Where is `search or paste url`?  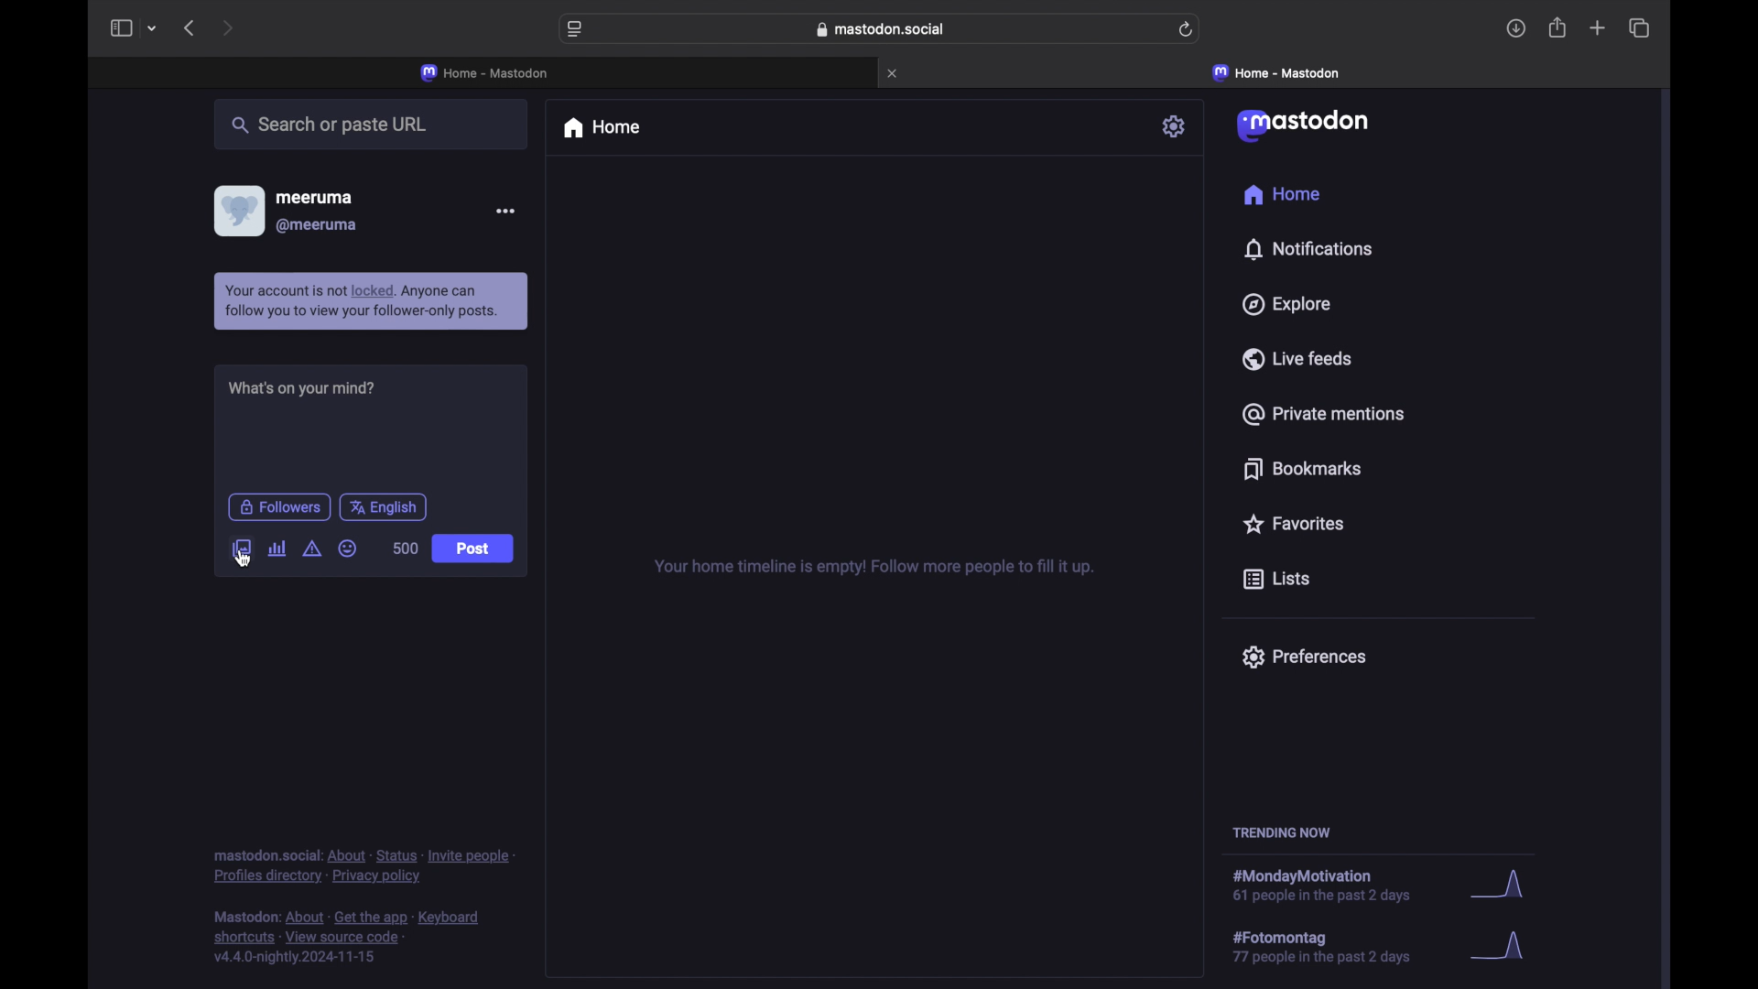
search or paste url is located at coordinates (335, 126).